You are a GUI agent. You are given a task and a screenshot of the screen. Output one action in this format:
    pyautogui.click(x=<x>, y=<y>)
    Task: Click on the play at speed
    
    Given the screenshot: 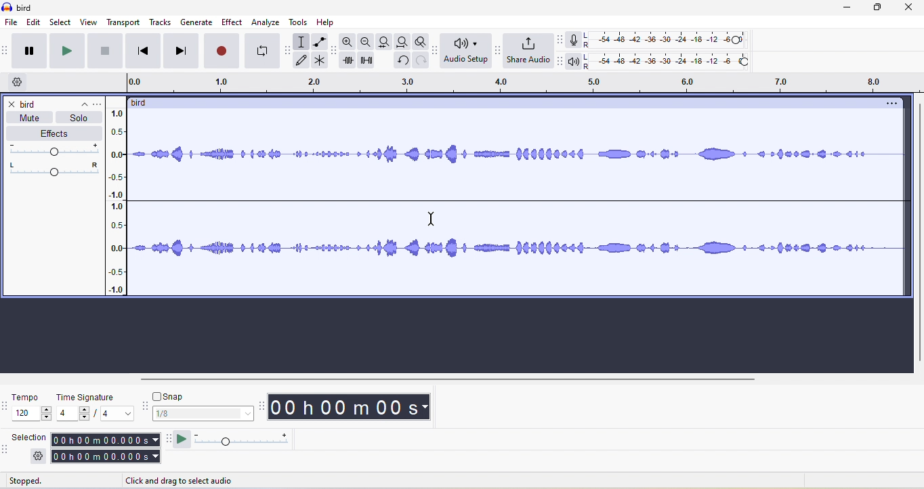 What is the action you would take?
    pyautogui.click(x=182, y=440)
    